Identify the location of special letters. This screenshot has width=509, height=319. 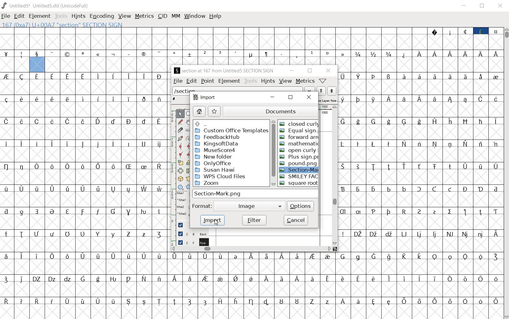
(420, 188).